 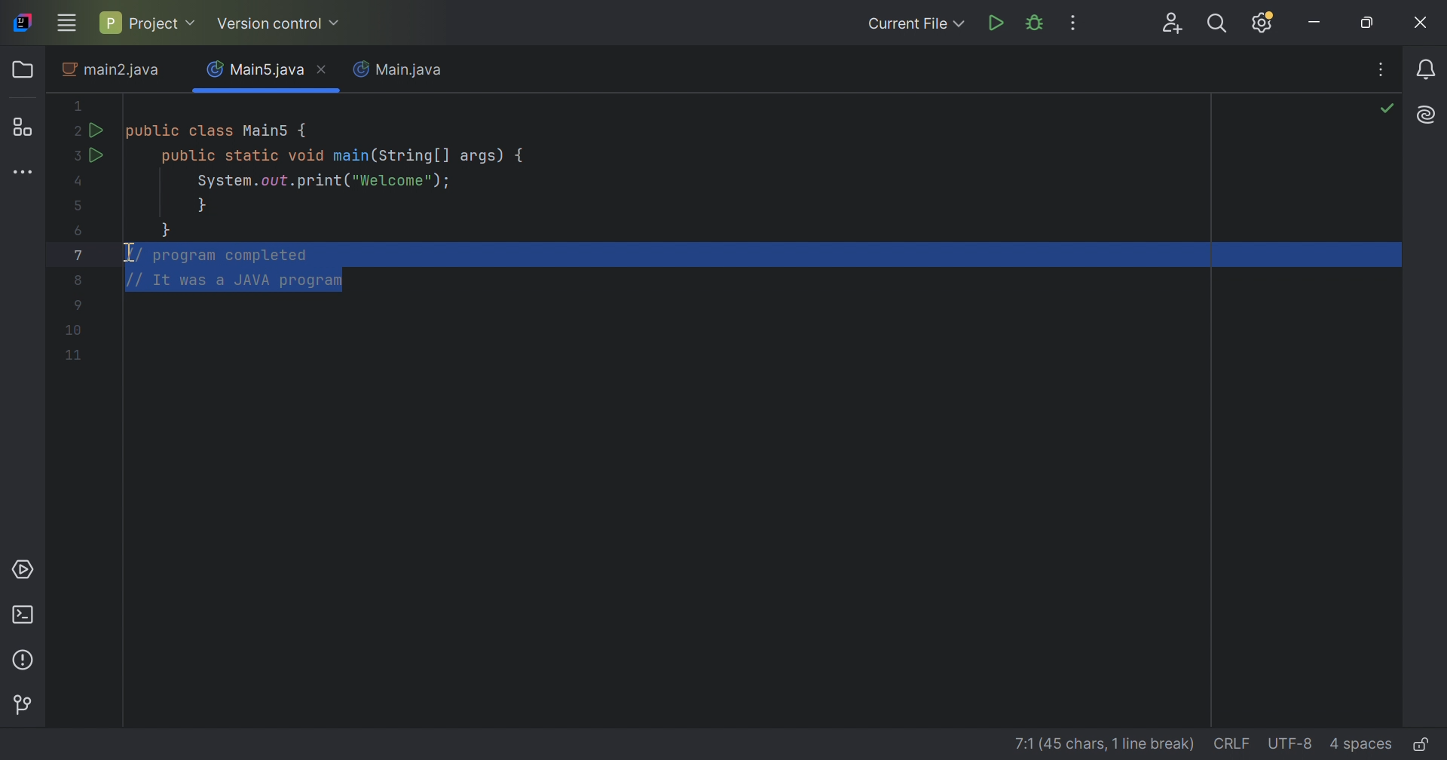 I want to click on Code with me, so click(x=1173, y=23).